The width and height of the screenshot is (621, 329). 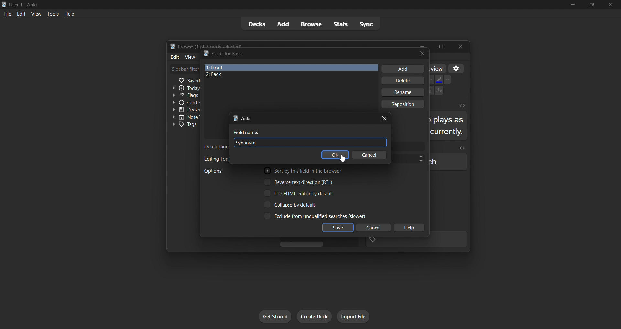 What do you see at coordinates (184, 88) in the screenshot?
I see `Today` at bounding box center [184, 88].